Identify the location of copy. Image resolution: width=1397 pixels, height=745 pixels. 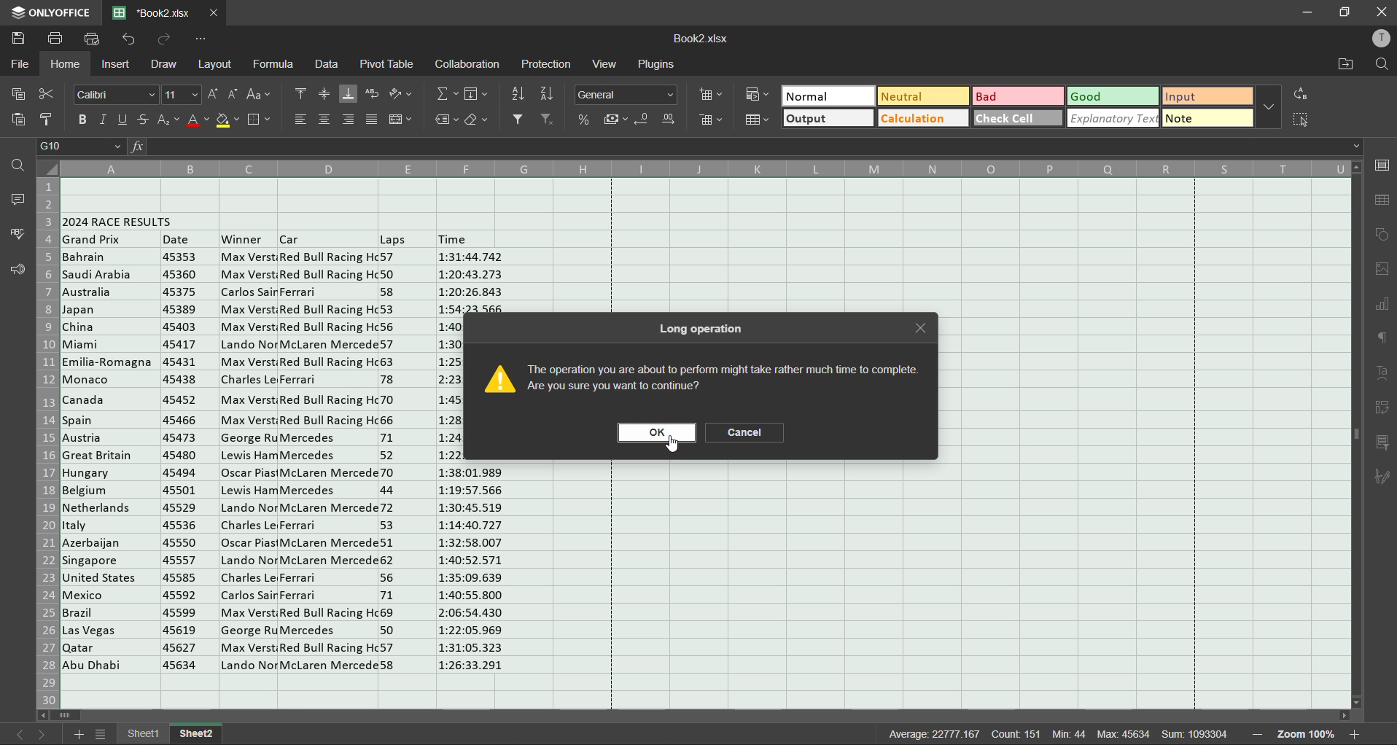
(20, 95).